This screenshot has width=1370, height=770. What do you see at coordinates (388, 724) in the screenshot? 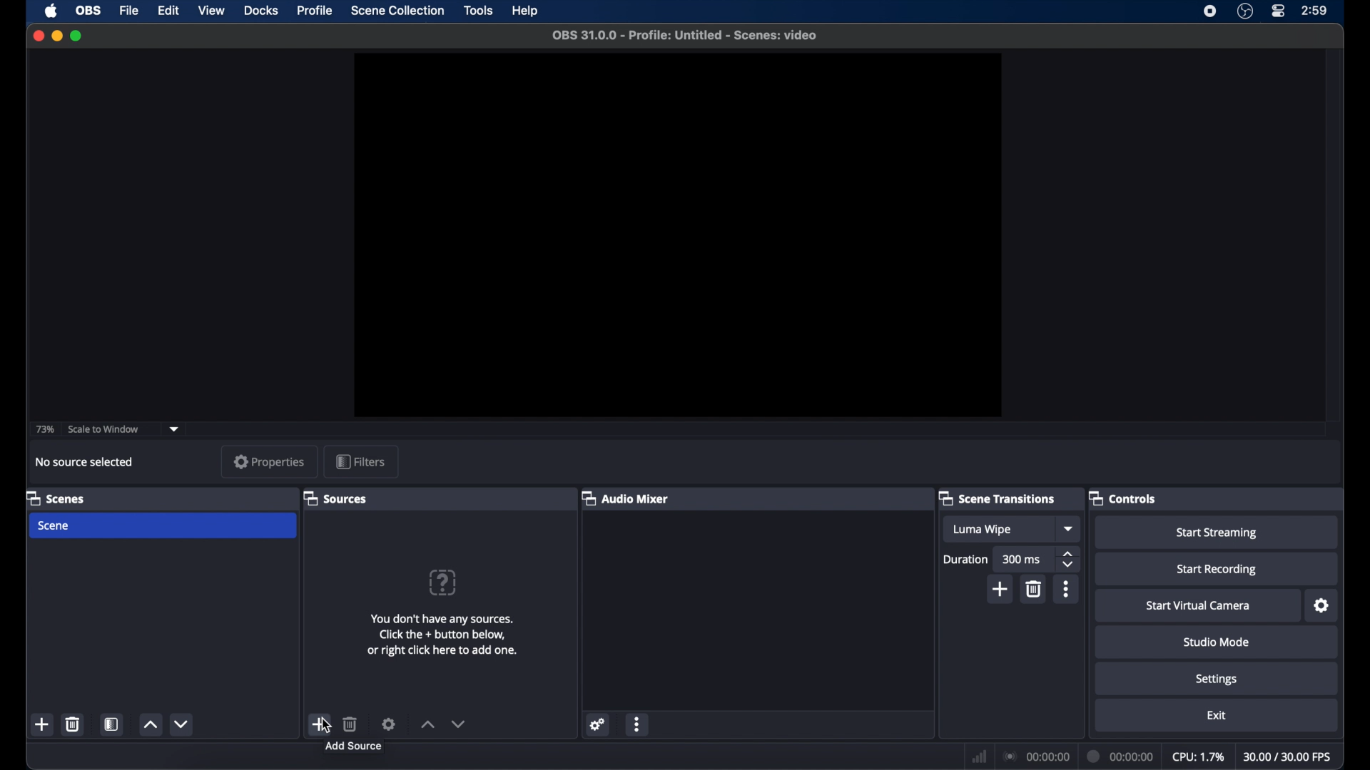
I see `settings` at bounding box center [388, 724].